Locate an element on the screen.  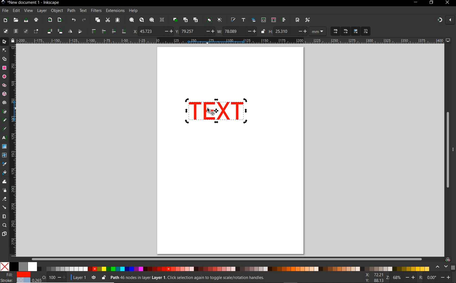
OBJECT FLIP is located at coordinates (75, 31).